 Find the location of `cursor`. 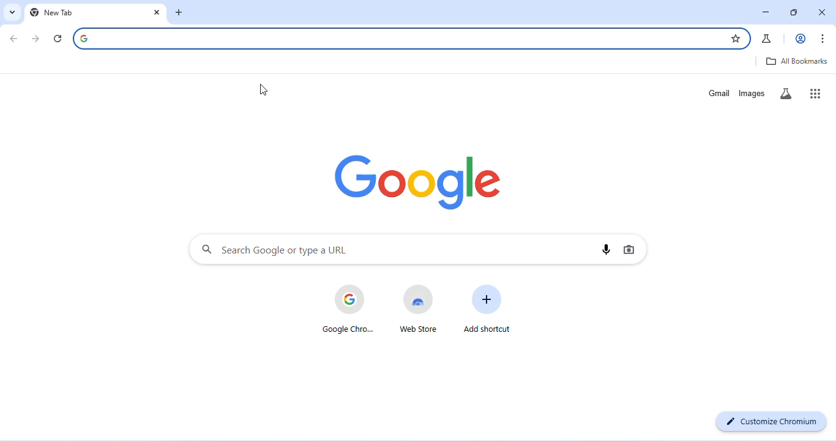

cursor is located at coordinates (263, 91).